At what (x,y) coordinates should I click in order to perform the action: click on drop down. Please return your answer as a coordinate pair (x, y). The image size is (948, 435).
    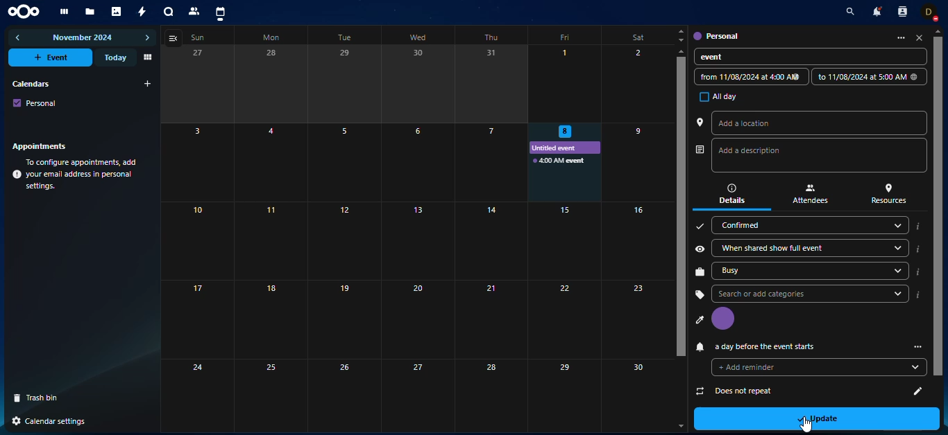
    Looking at the image, I should click on (896, 225).